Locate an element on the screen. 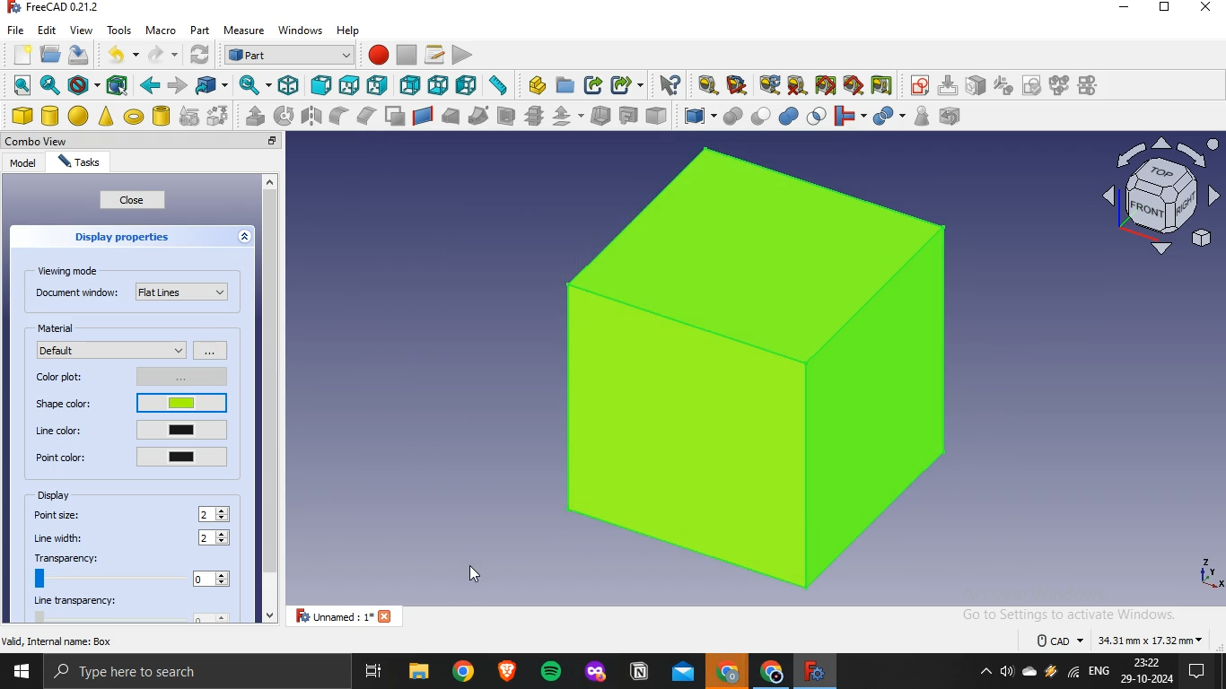 The image size is (1226, 689). open file is located at coordinates (48, 53).